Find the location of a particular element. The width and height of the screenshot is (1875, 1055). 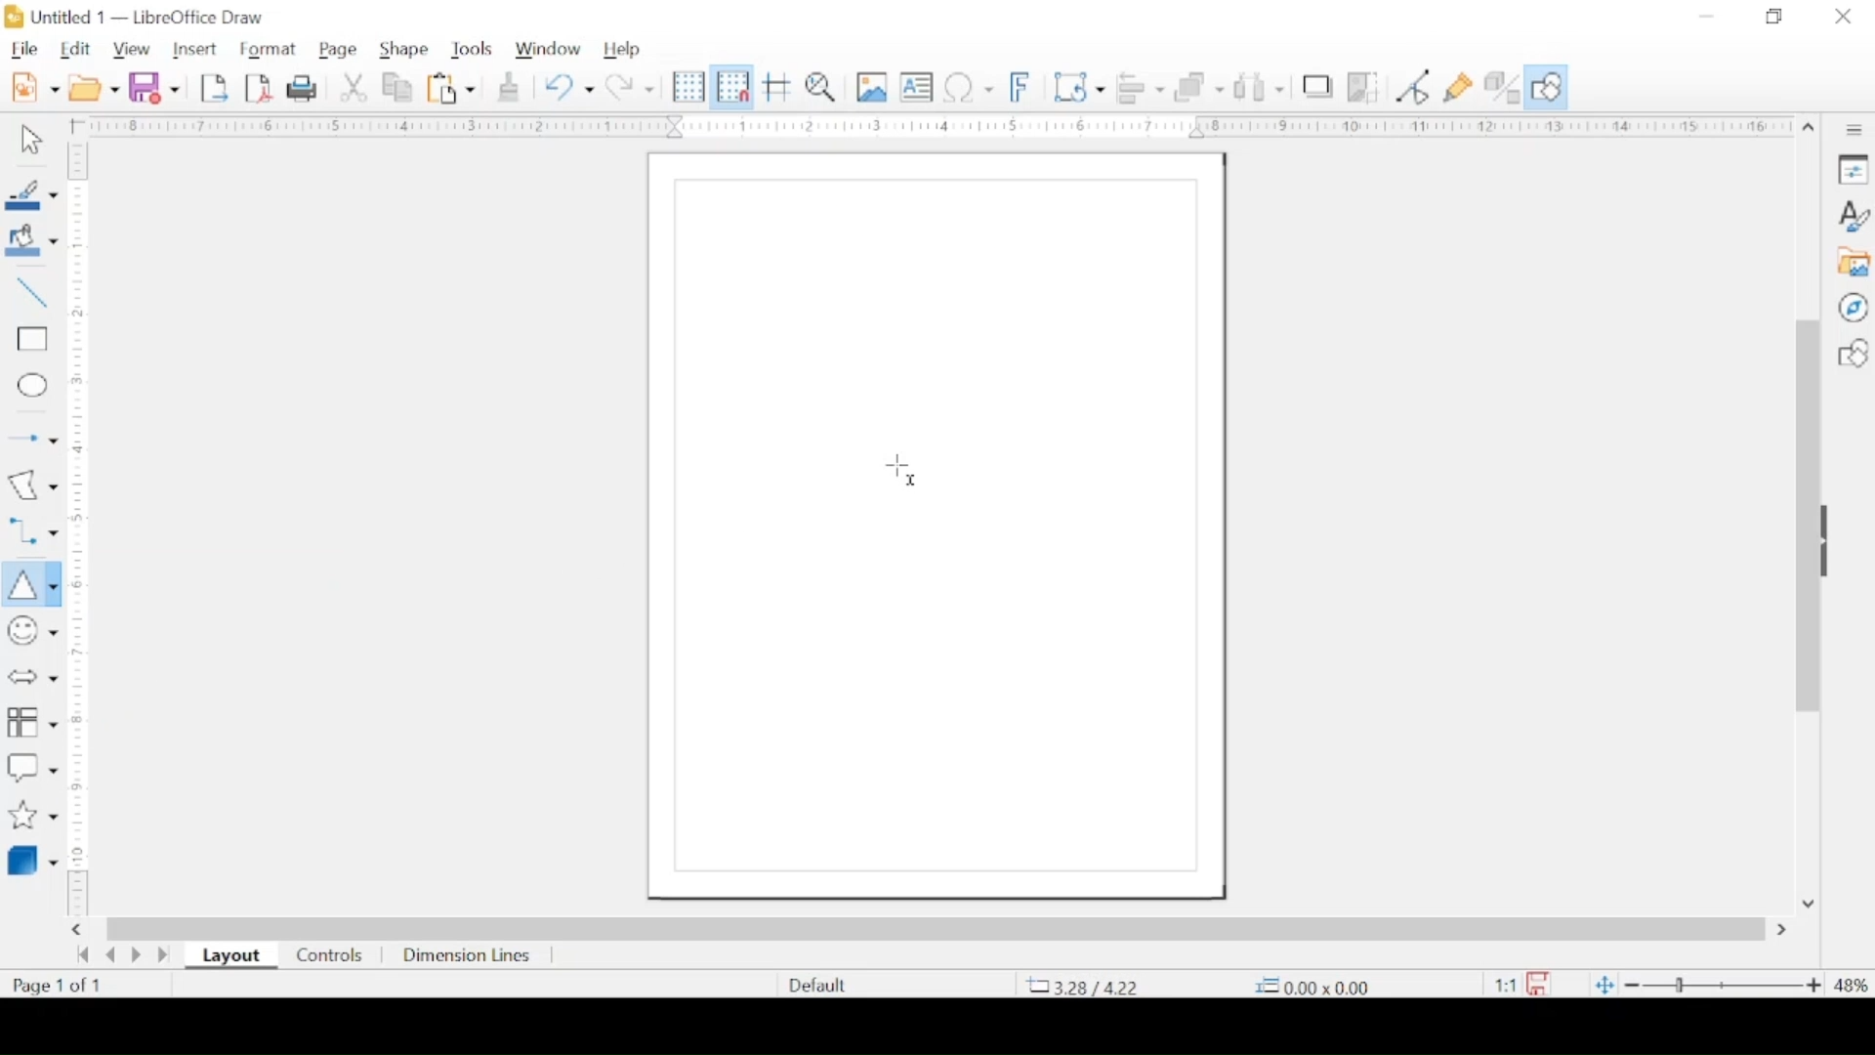

align is located at coordinates (1143, 86).